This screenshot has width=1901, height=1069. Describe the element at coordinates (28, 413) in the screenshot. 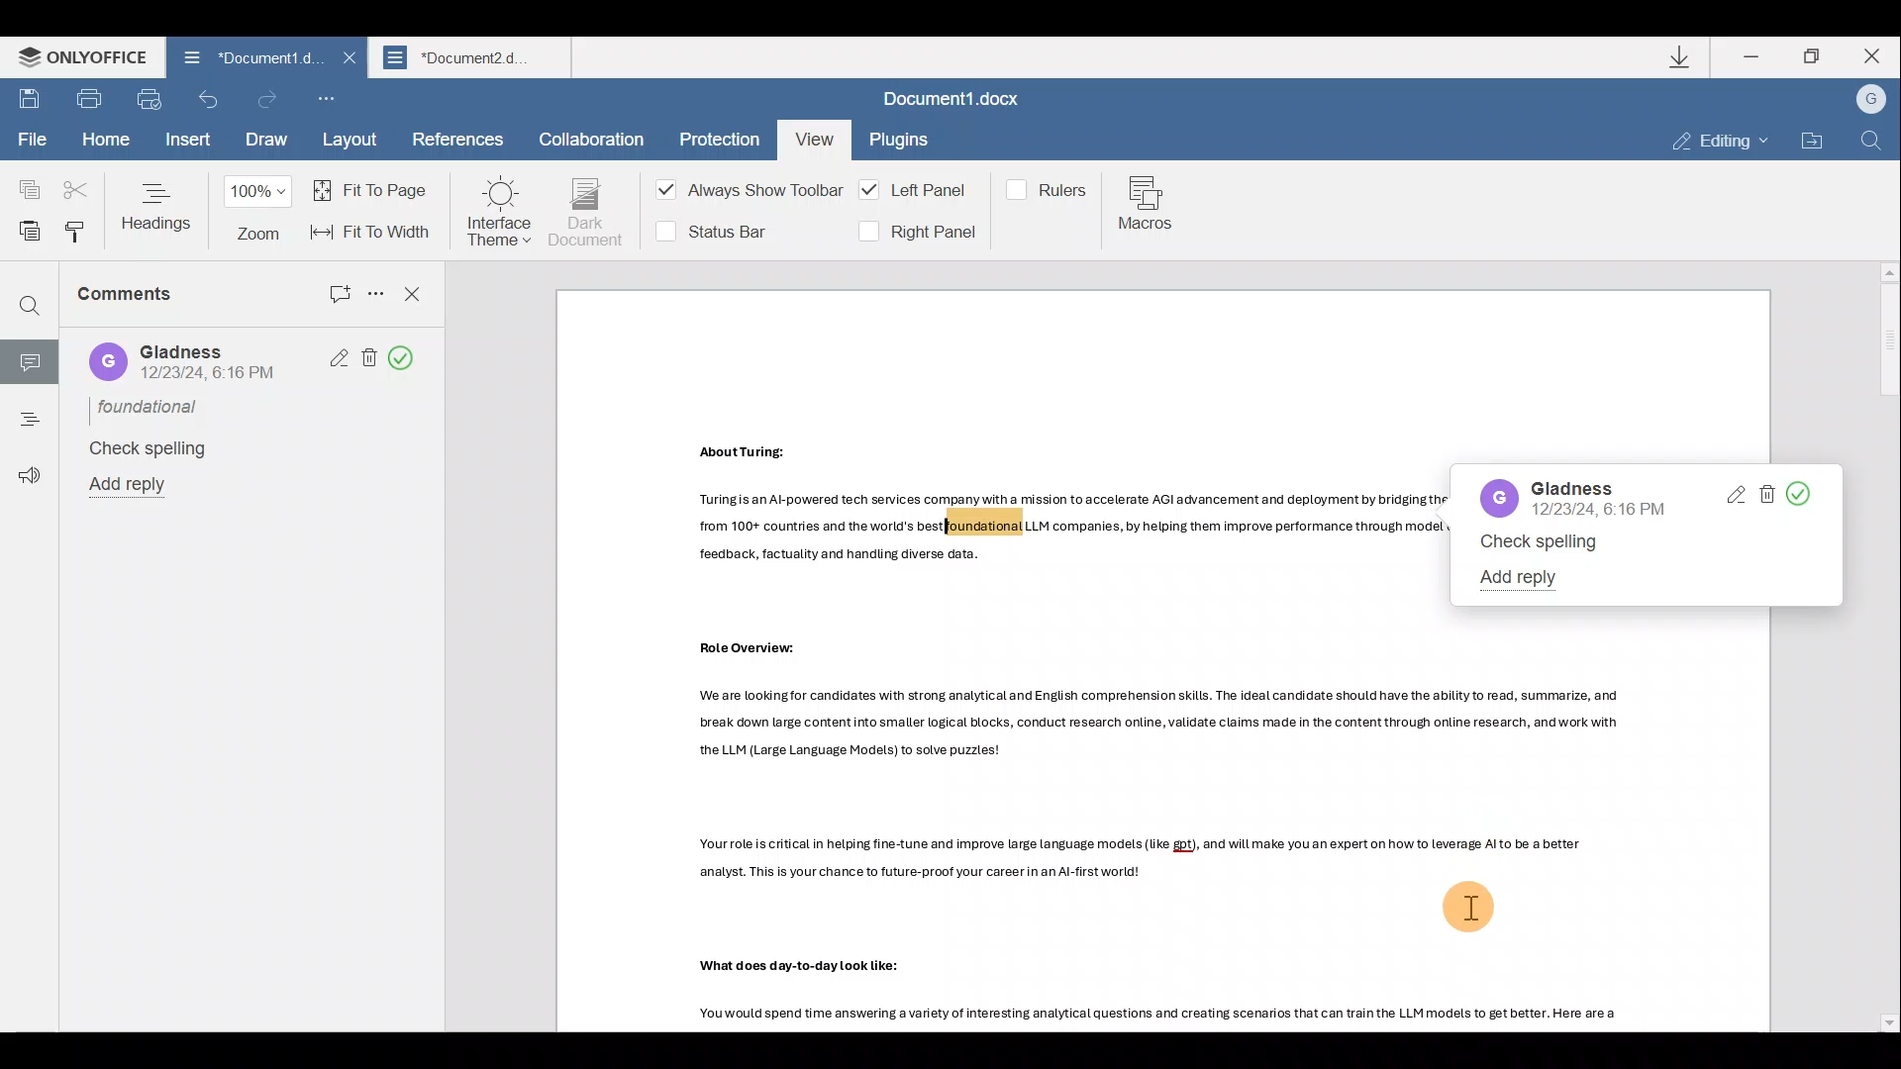

I see `Headings` at that location.